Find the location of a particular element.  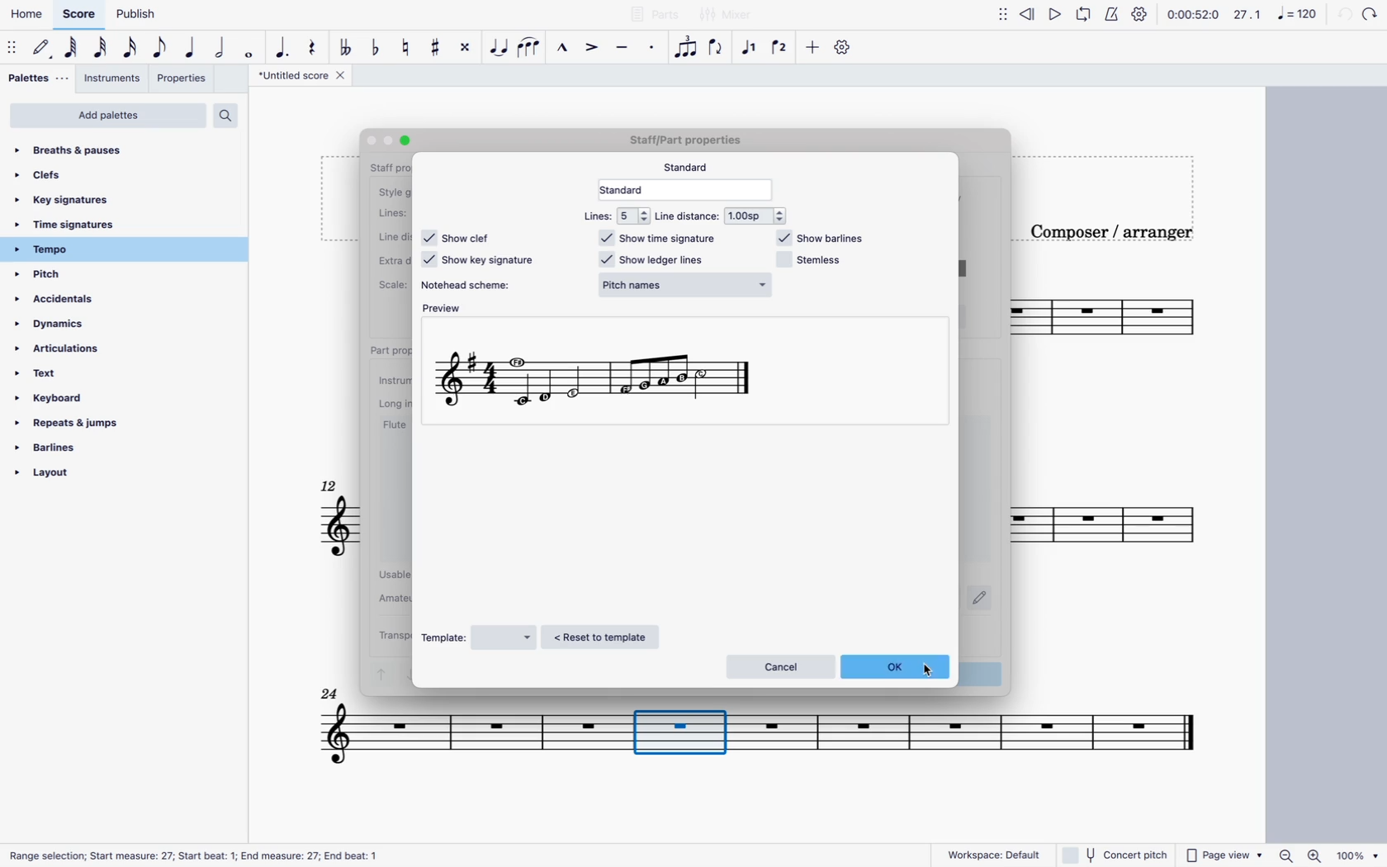

new scale format is located at coordinates (599, 380).